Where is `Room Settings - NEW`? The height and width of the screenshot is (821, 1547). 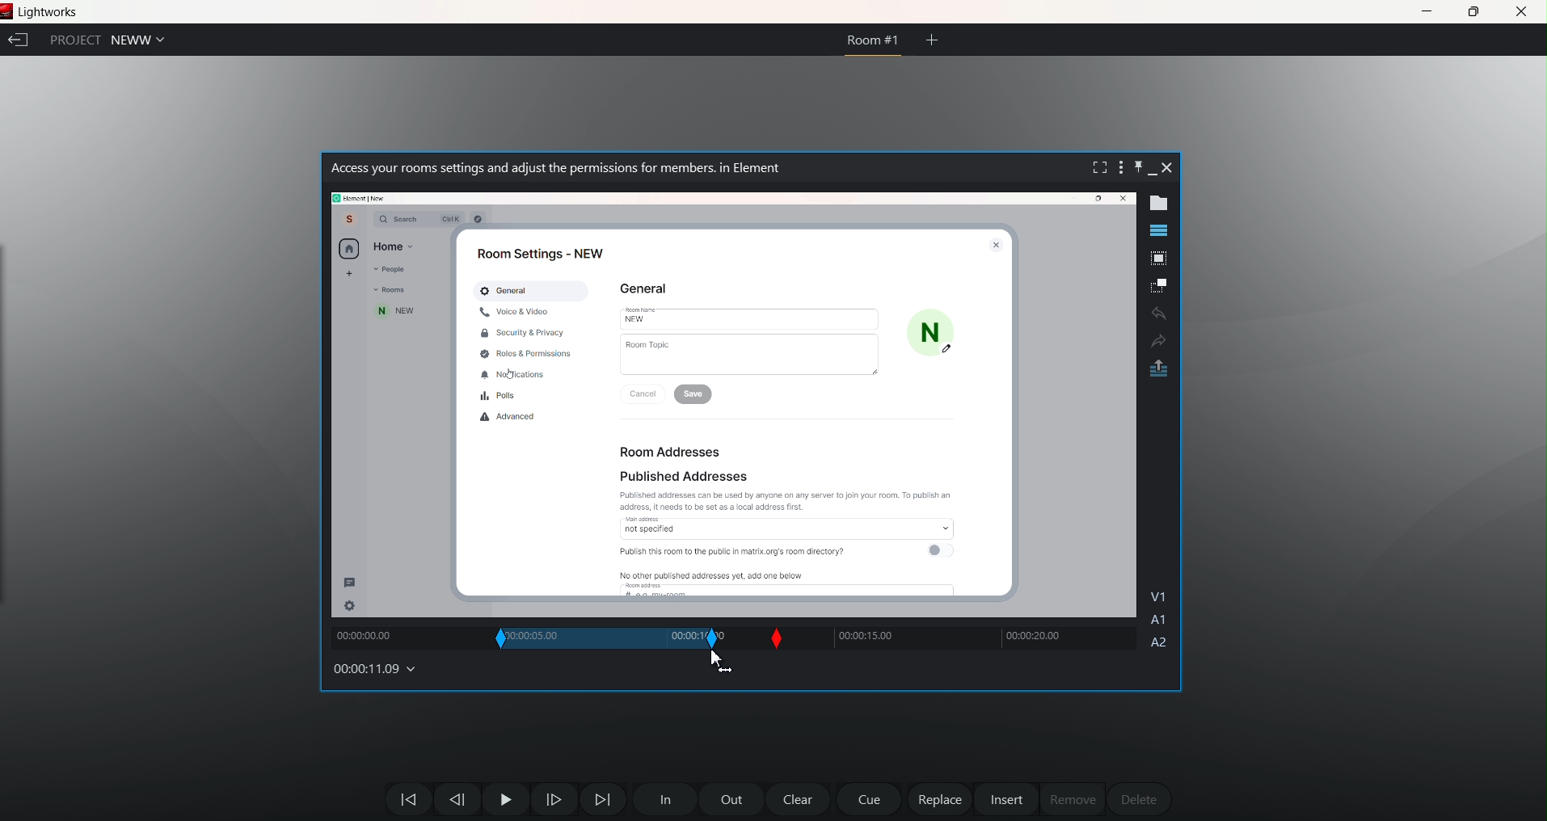
Room Settings - NEW is located at coordinates (534, 253).